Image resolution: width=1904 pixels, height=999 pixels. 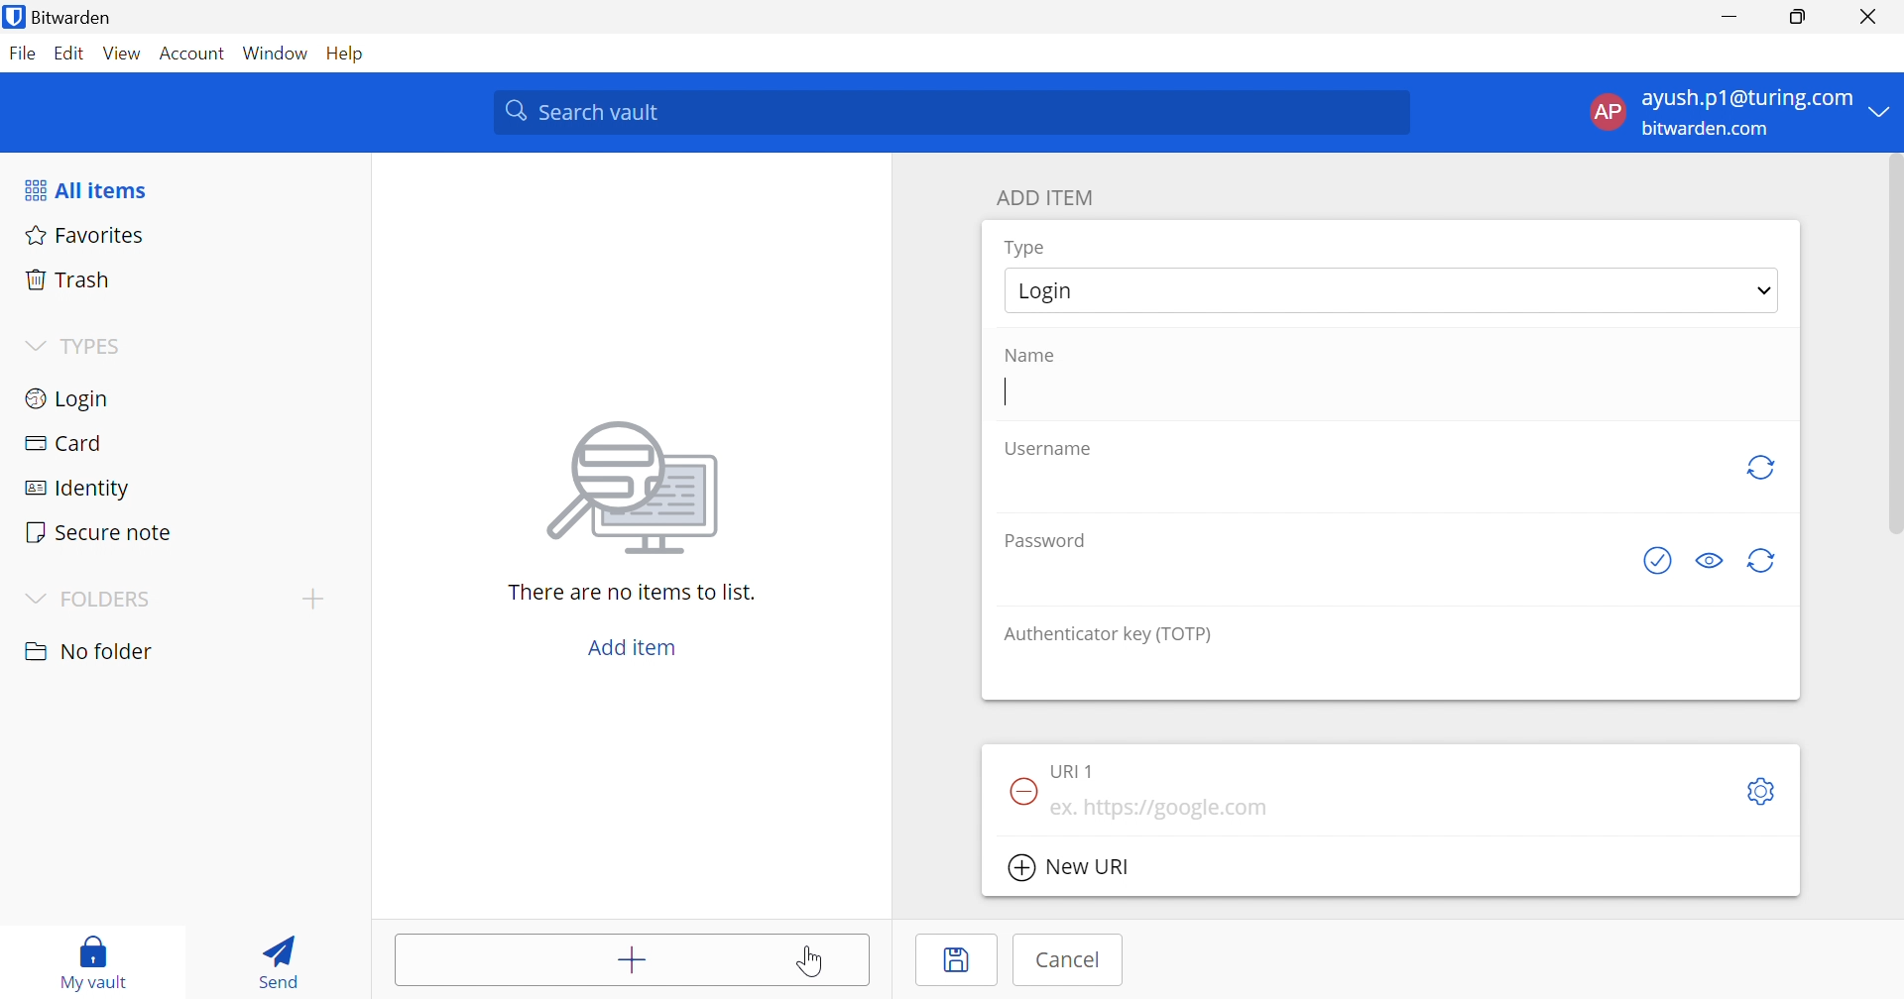 What do you see at coordinates (69, 53) in the screenshot?
I see `Edit` at bounding box center [69, 53].